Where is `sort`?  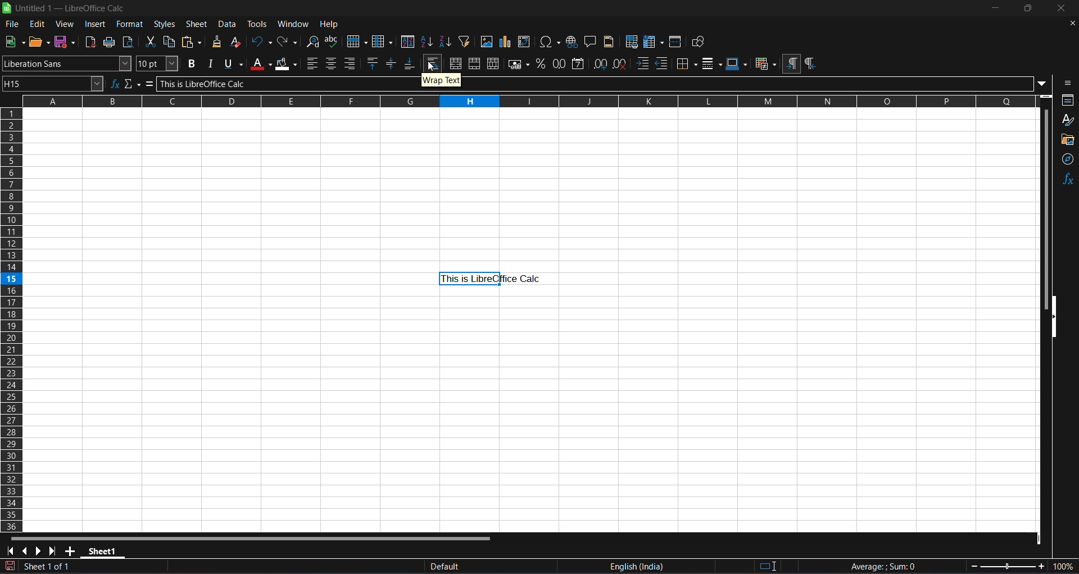 sort is located at coordinates (409, 40).